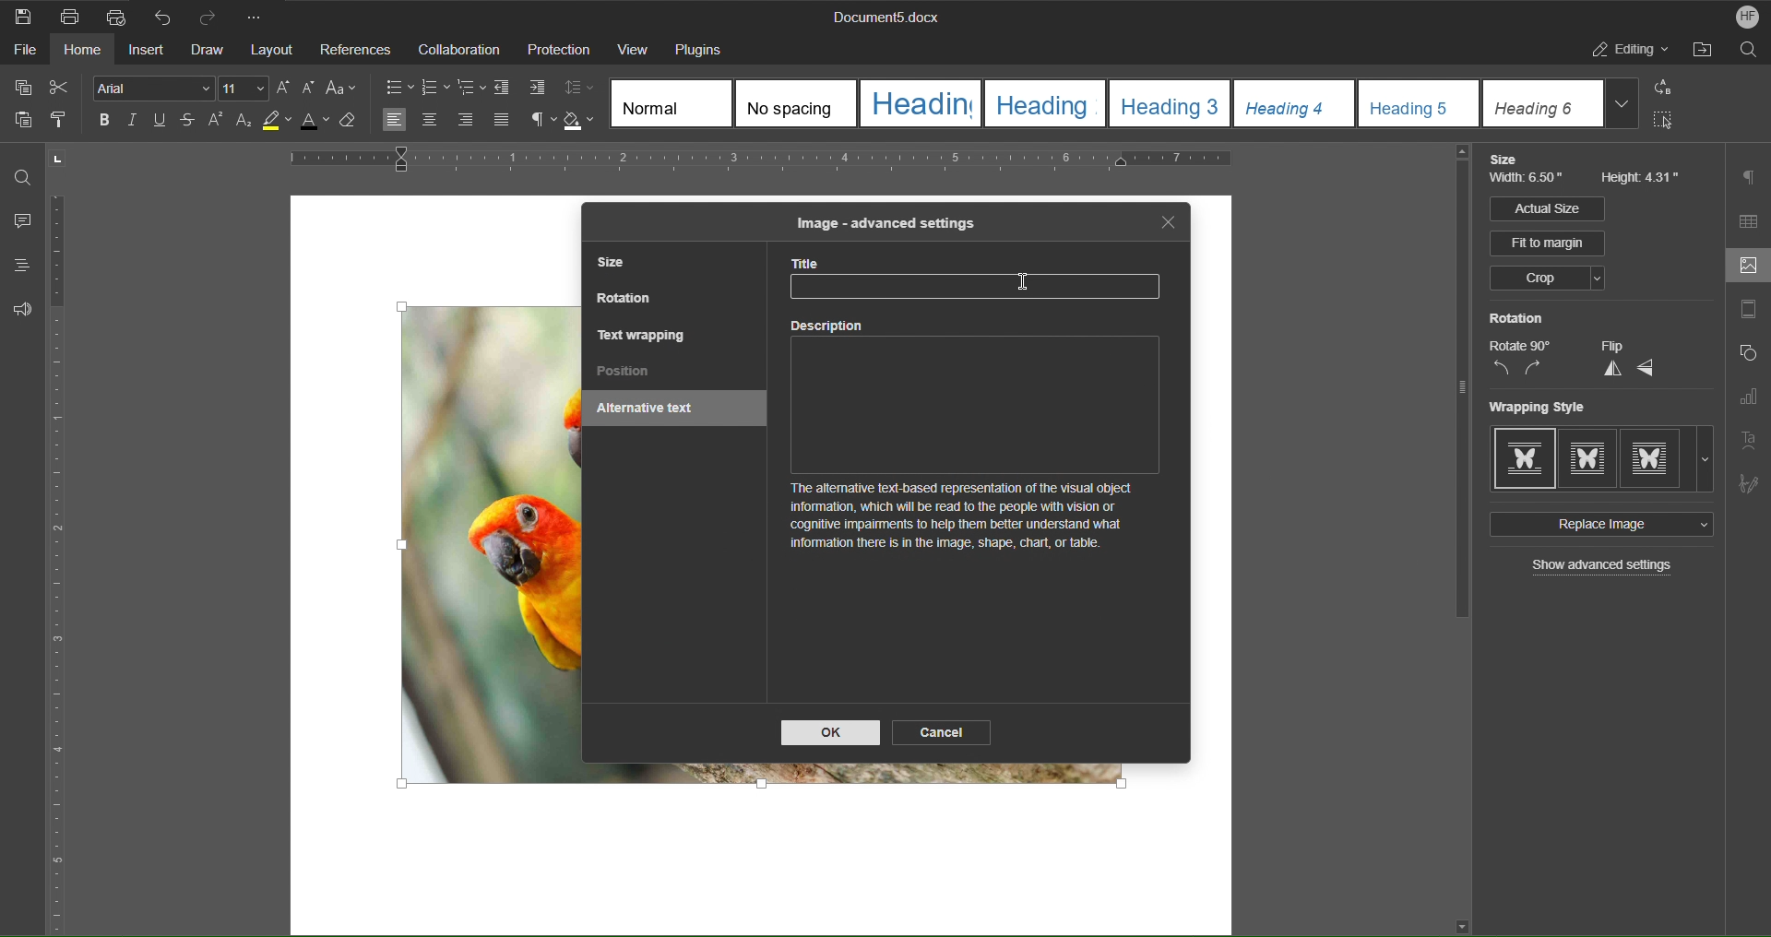 This screenshot has width=1771, height=937. I want to click on Redo, so click(214, 16).